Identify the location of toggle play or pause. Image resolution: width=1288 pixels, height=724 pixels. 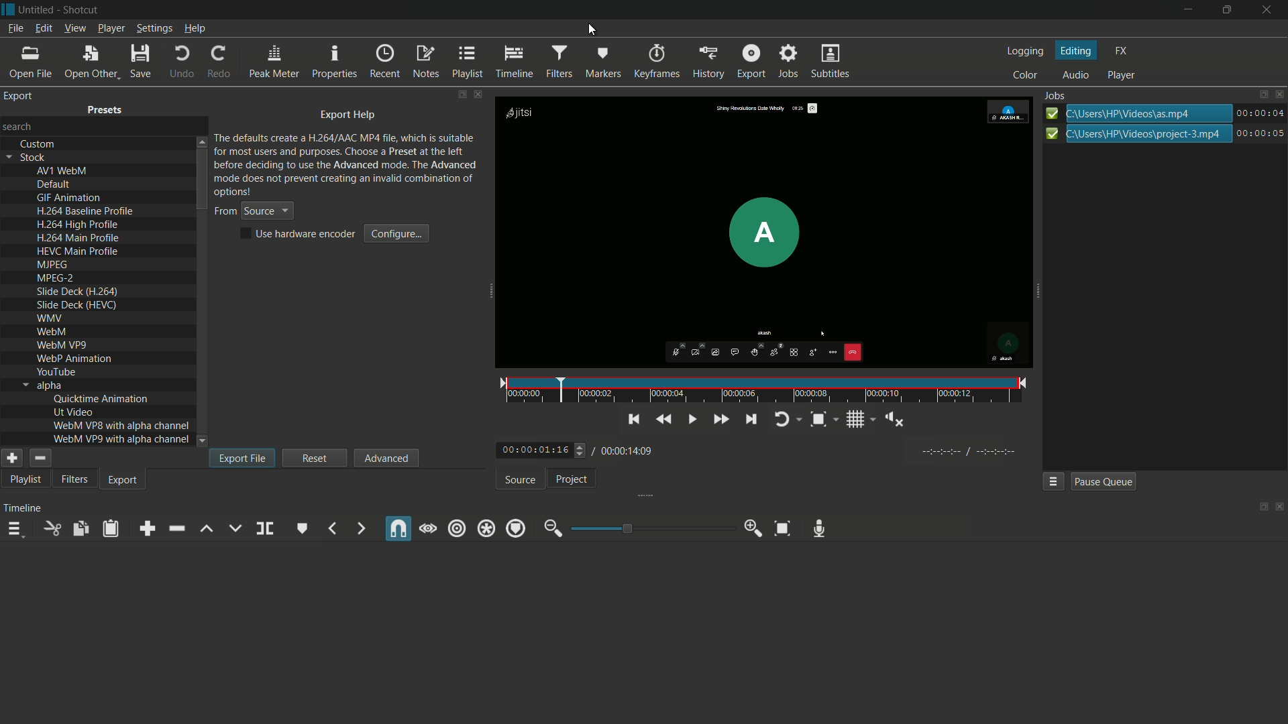
(693, 418).